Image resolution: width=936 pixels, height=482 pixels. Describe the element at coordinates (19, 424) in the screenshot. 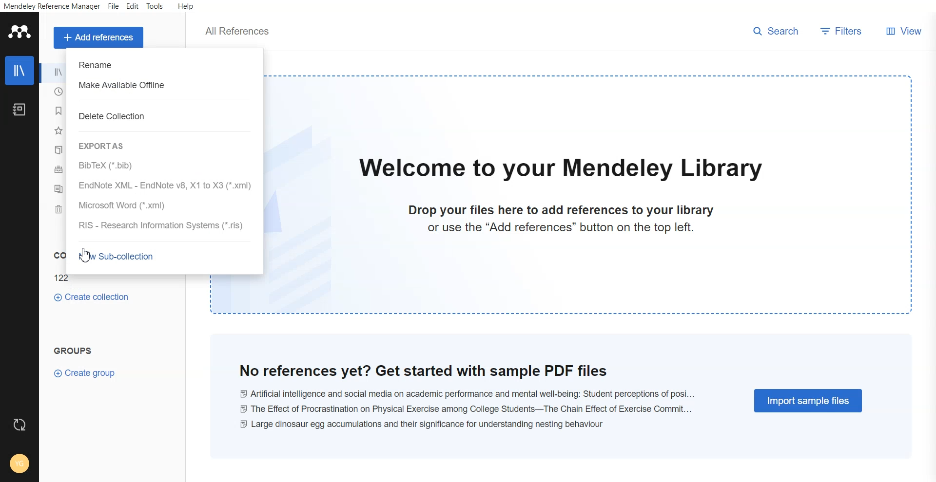

I see `Refresh` at that location.